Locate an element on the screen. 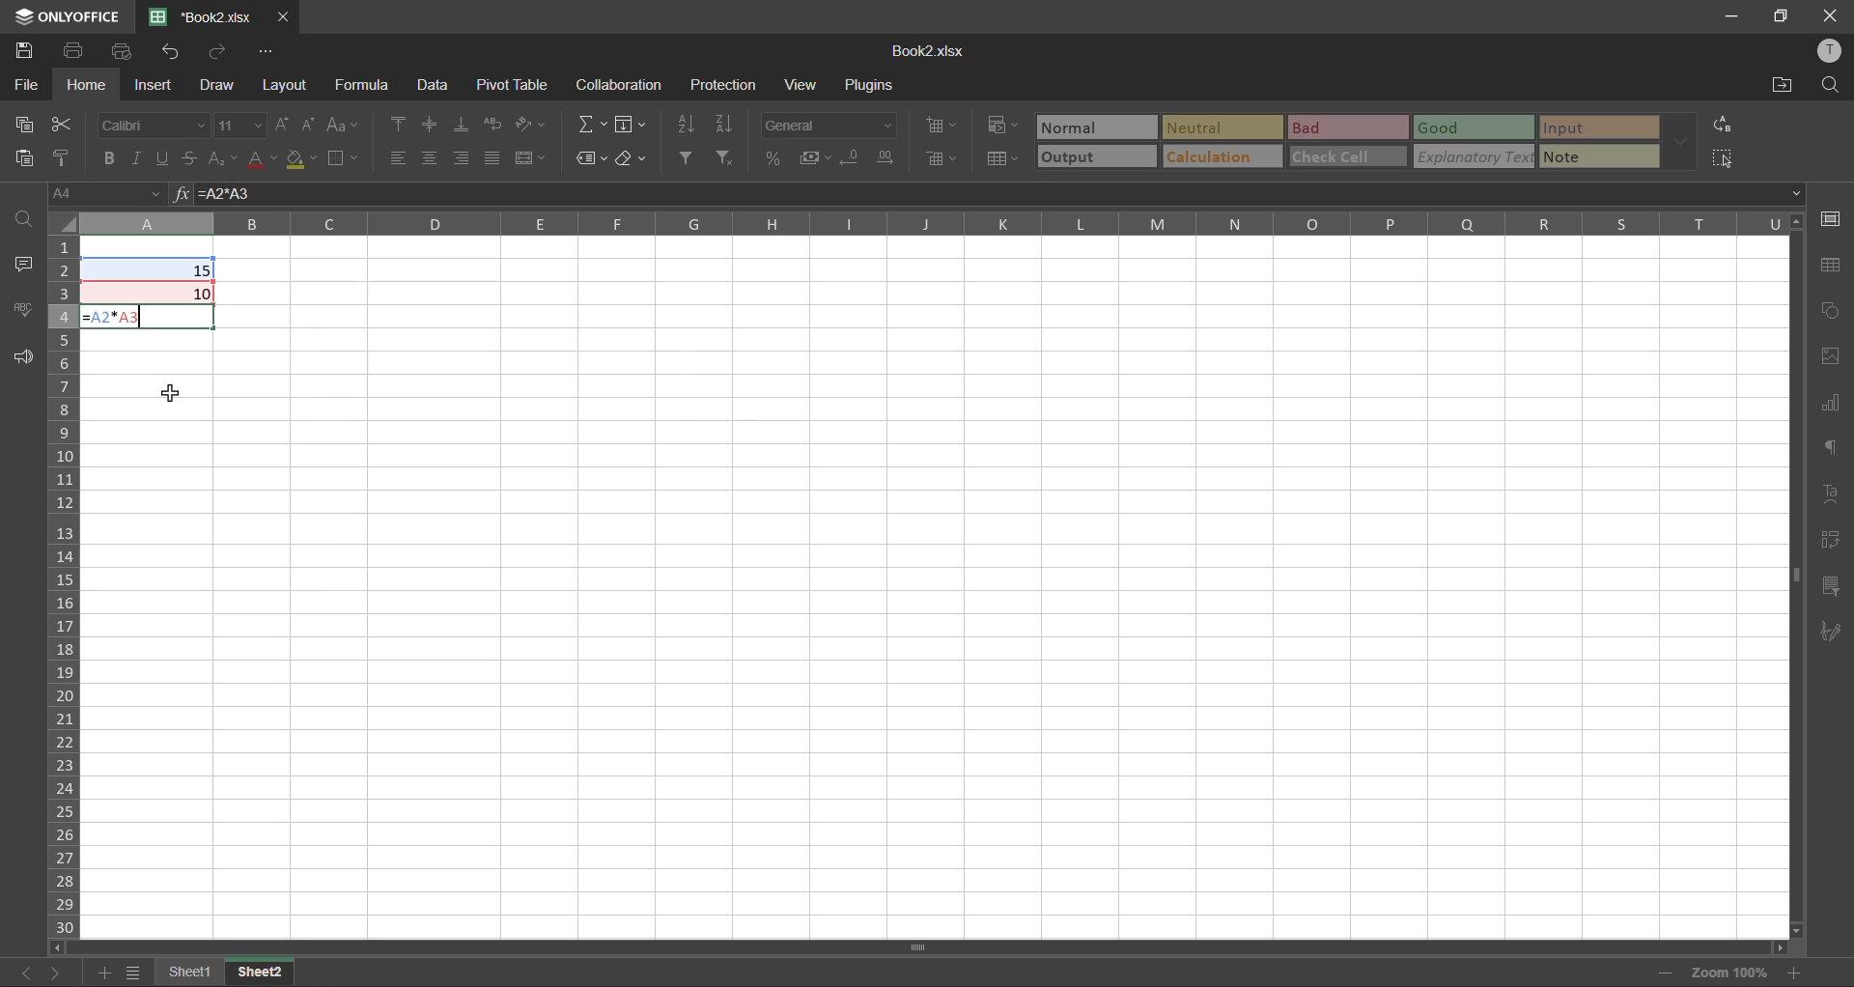 Image resolution: width=1854 pixels, height=987 pixels. open location is located at coordinates (1779, 83).